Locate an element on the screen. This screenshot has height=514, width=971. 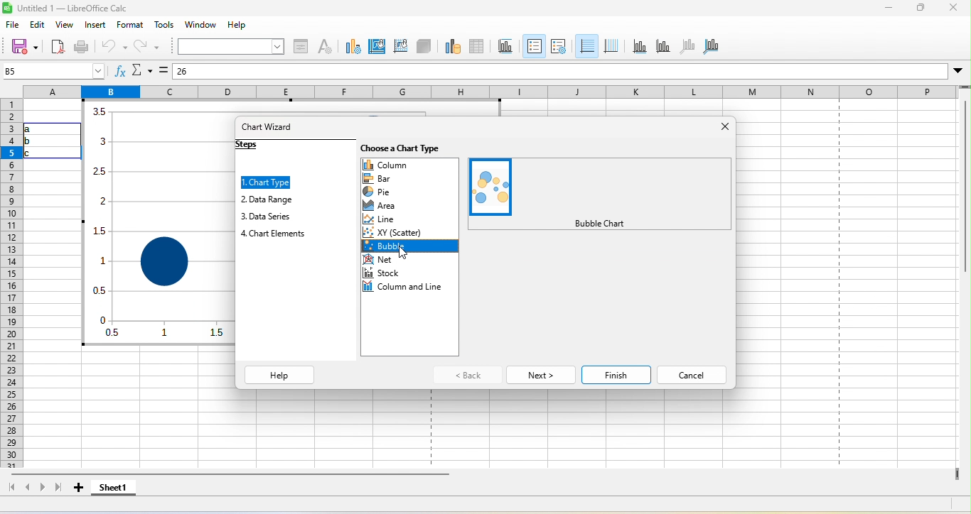
a is located at coordinates (36, 129).